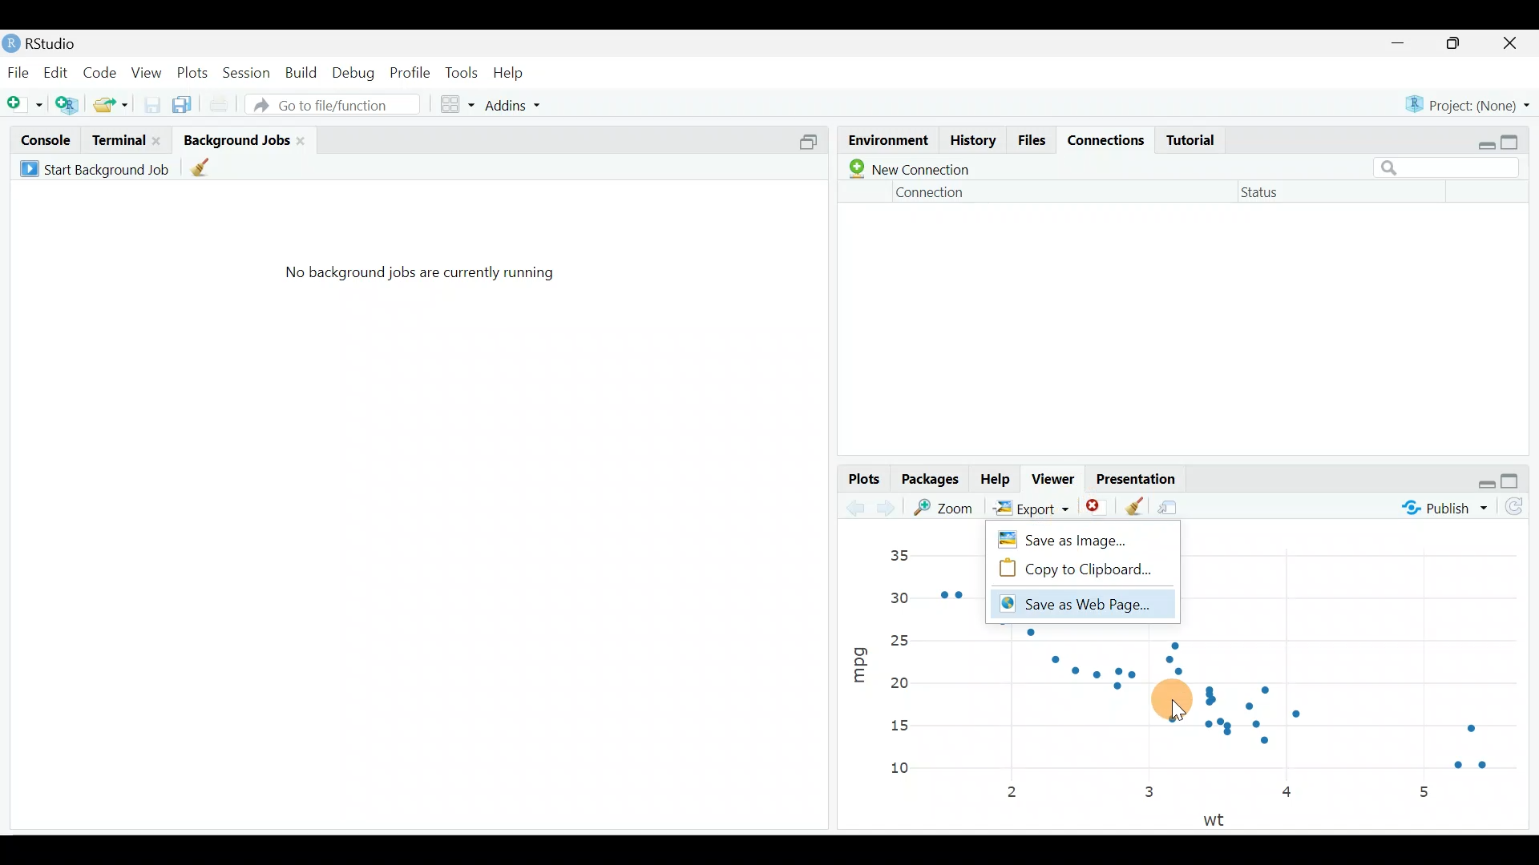 The height and width of the screenshot is (865, 1539). Describe the element at coordinates (44, 139) in the screenshot. I see `Console` at that location.